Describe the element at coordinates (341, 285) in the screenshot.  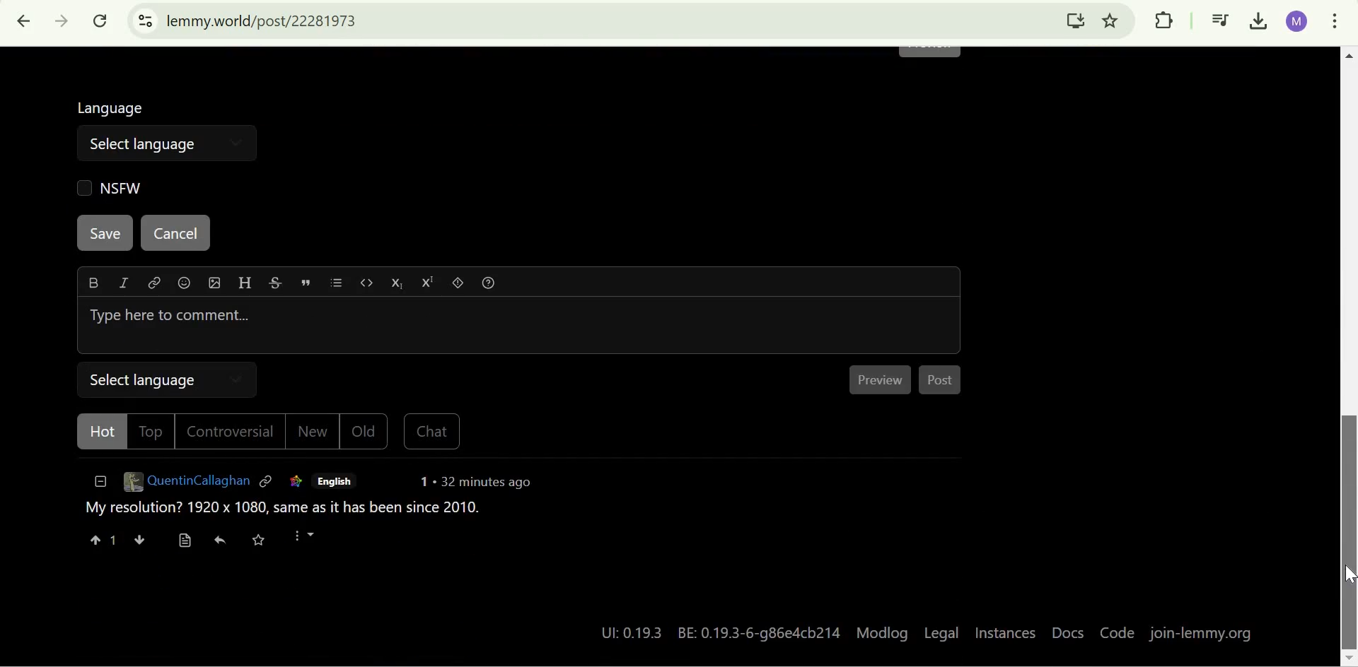
I see `list` at that location.